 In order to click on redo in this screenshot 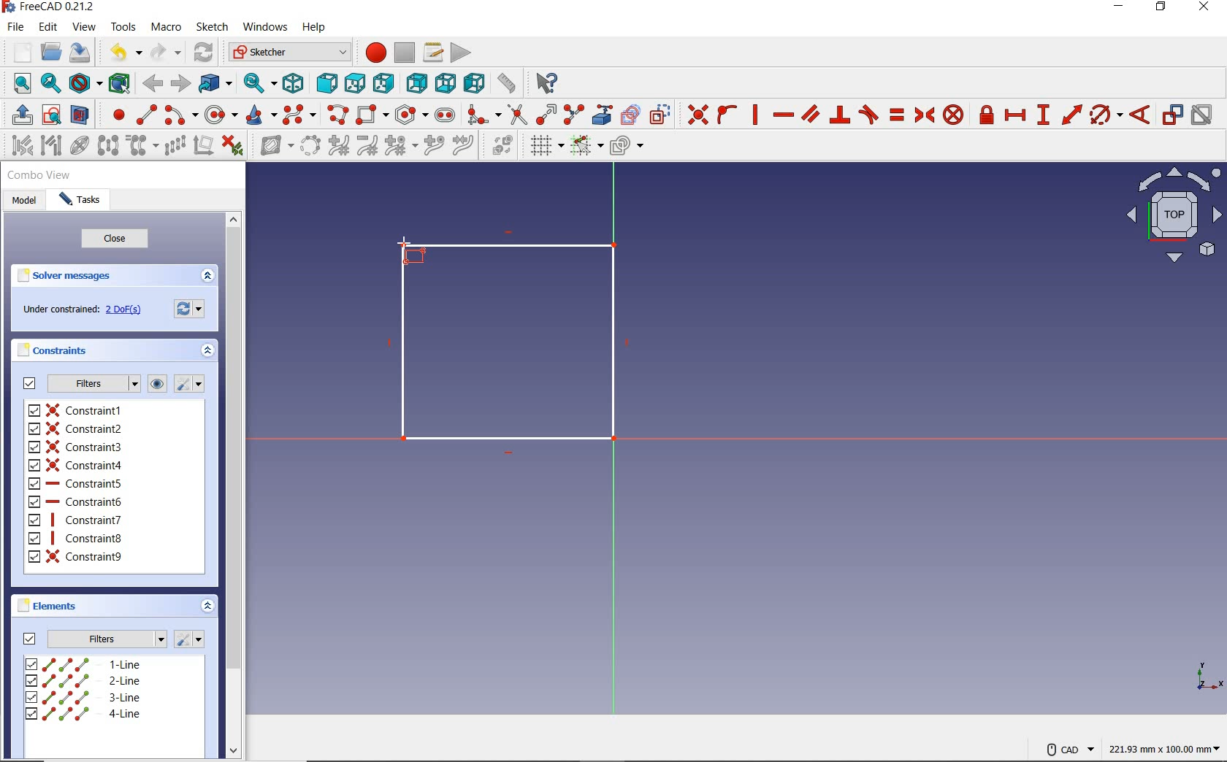, I will do `click(166, 53)`.